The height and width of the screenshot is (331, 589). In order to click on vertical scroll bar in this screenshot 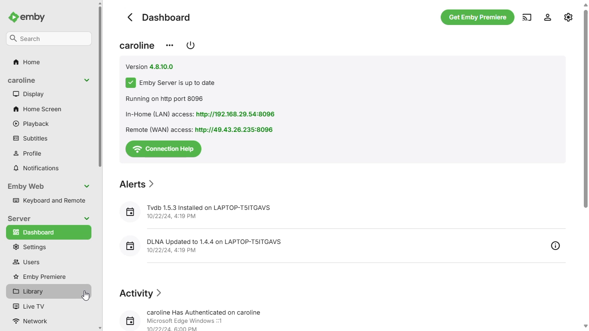, I will do `click(585, 166)`.